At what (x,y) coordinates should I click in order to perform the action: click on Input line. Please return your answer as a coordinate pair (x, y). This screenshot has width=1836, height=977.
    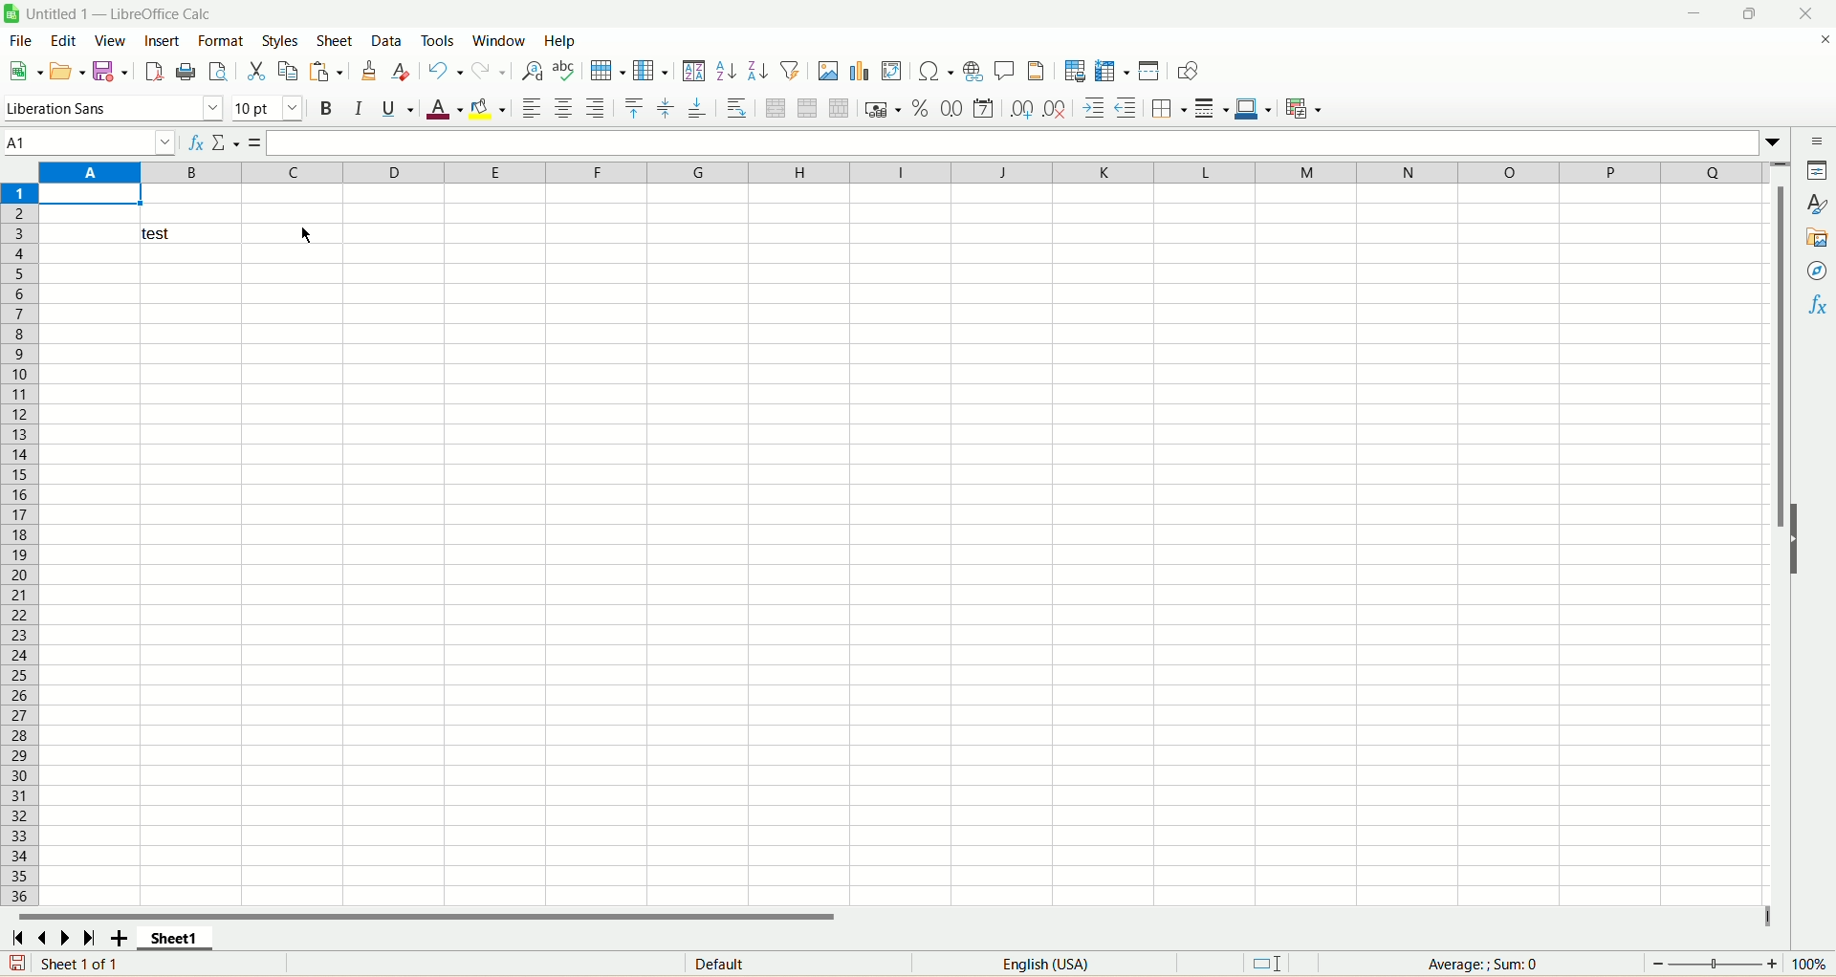
    Looking at the image, I should click on (1015, 143).